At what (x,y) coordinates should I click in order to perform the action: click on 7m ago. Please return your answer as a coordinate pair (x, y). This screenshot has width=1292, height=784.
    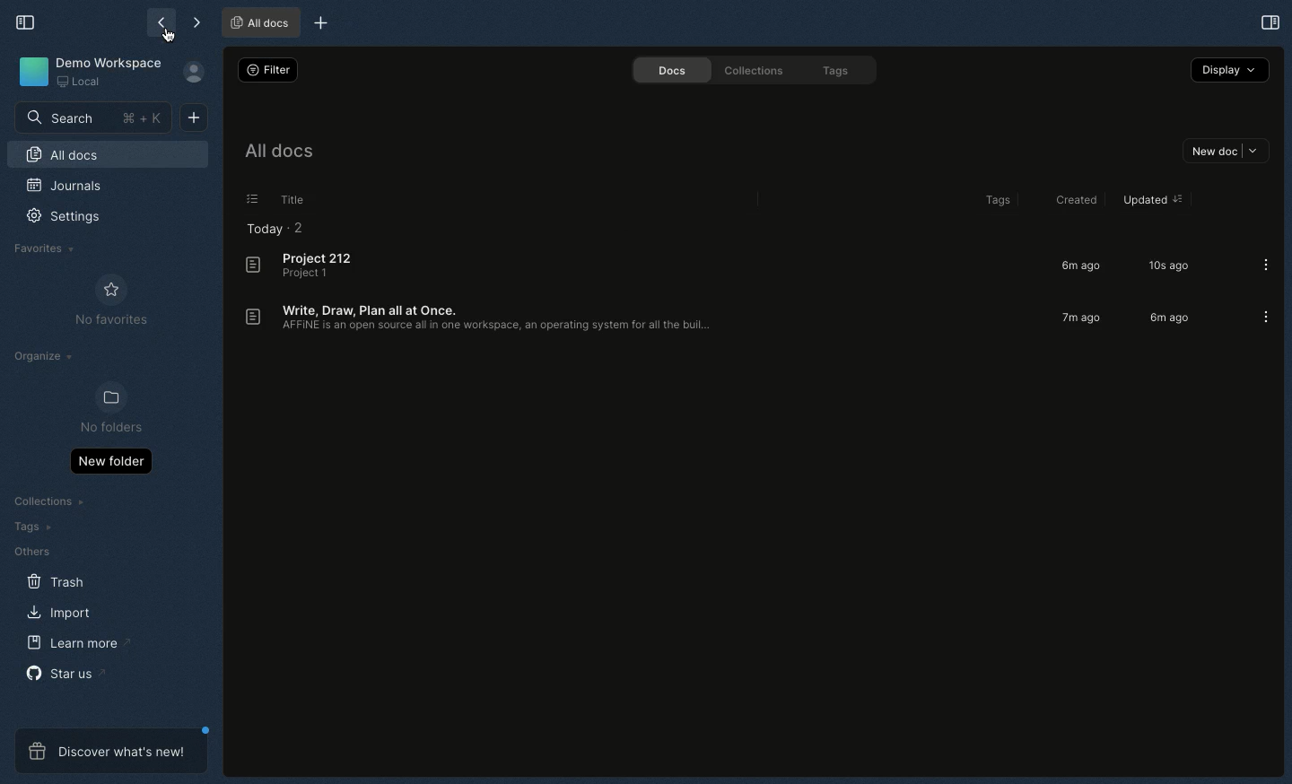
    Looking at the image, I should click on (1079, 318).